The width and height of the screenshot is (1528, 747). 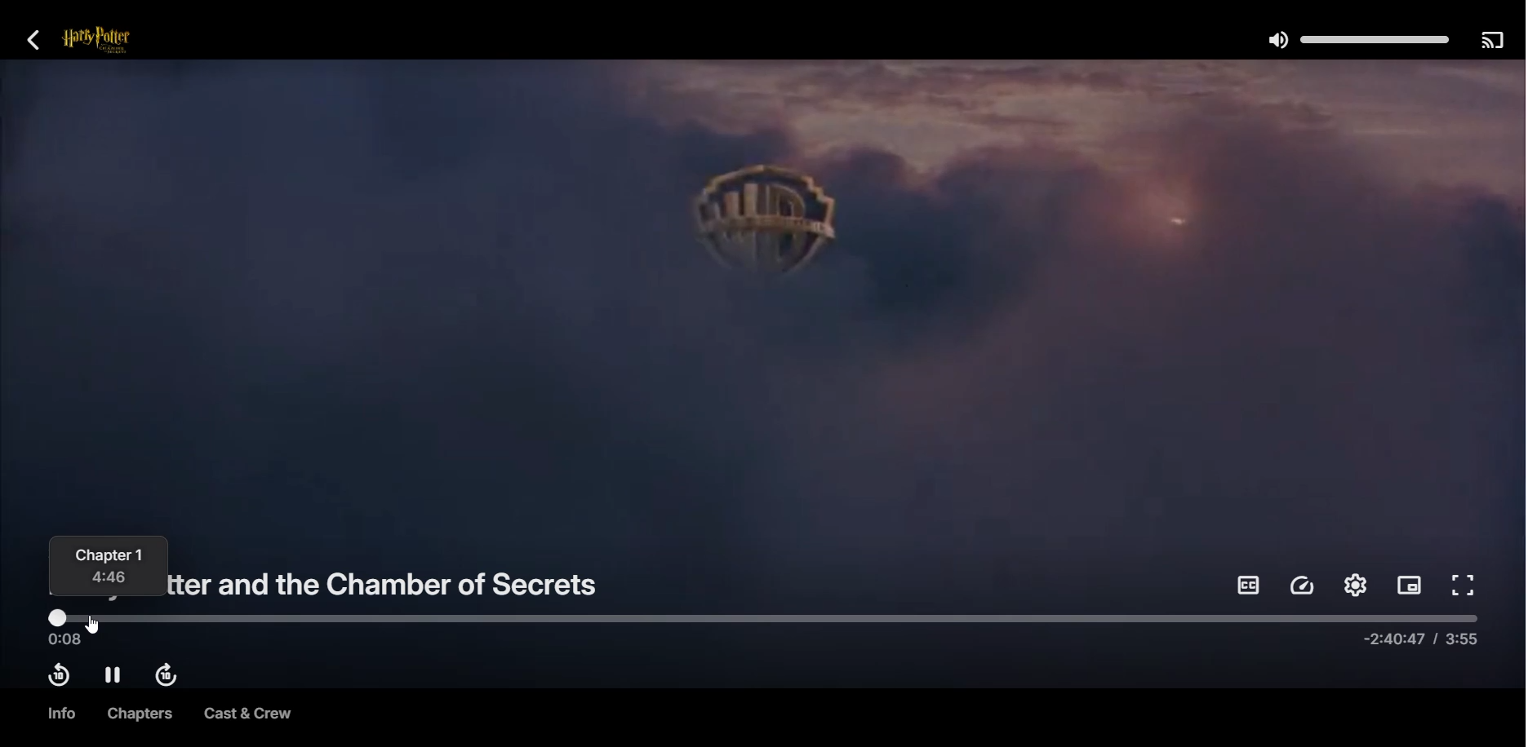 What do you see at coordinates (58, 675) in the screenshot?
I see `Rewind` at bounding box center [58, 675].